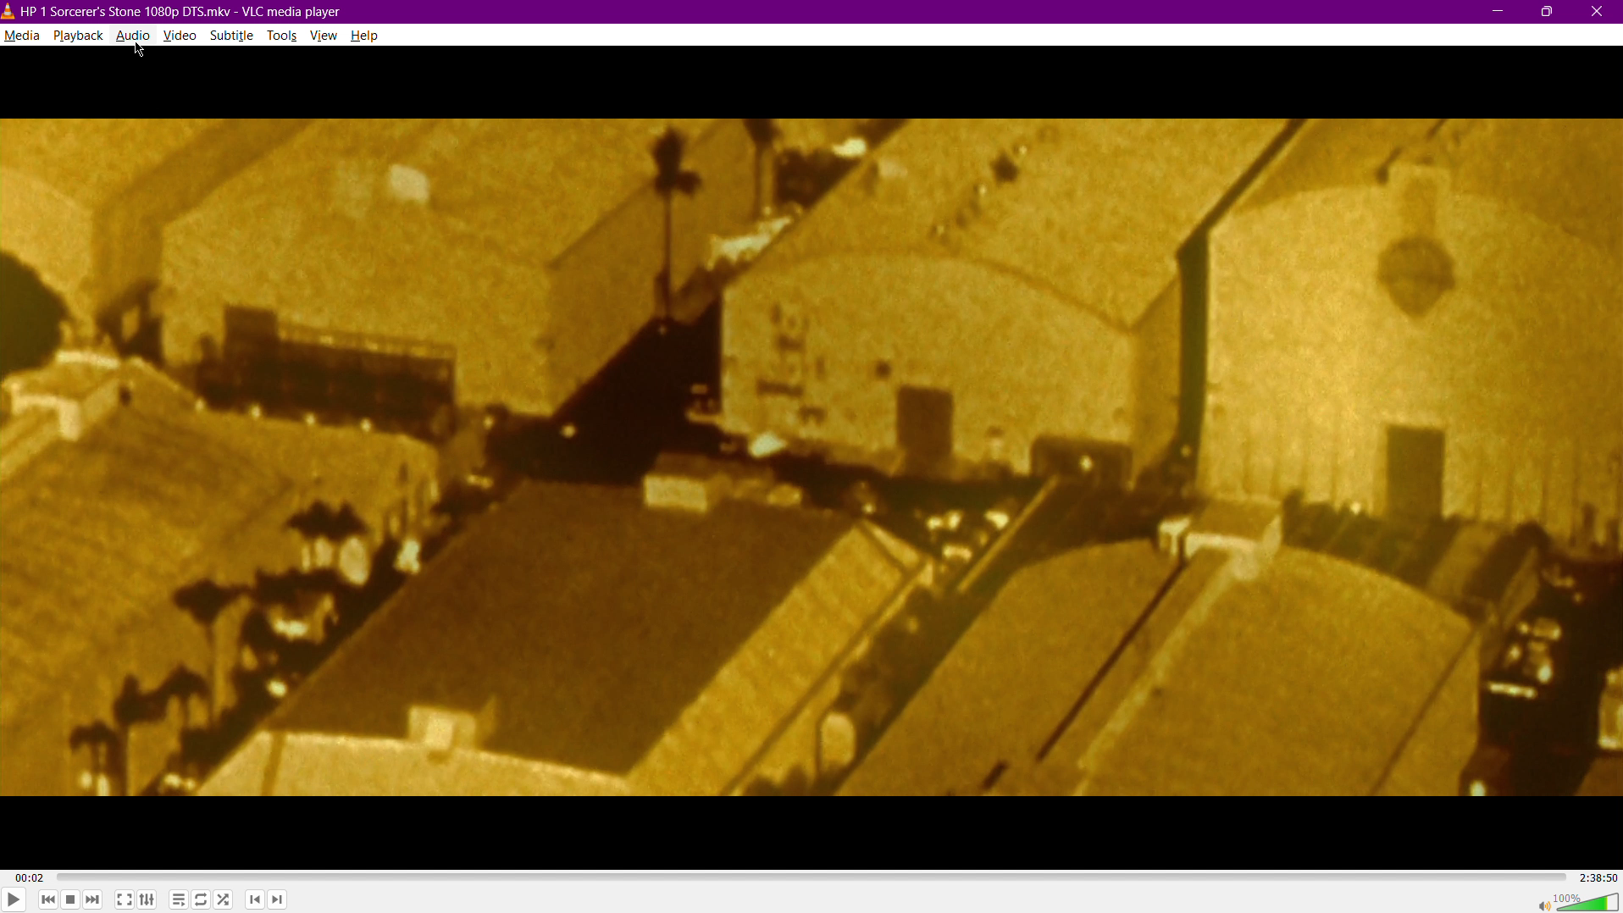 The height and width of the screenshot is (913, 1623). Describe the element at coordinates (809, 877) in the screenshot. I see `Timeline` at that location.